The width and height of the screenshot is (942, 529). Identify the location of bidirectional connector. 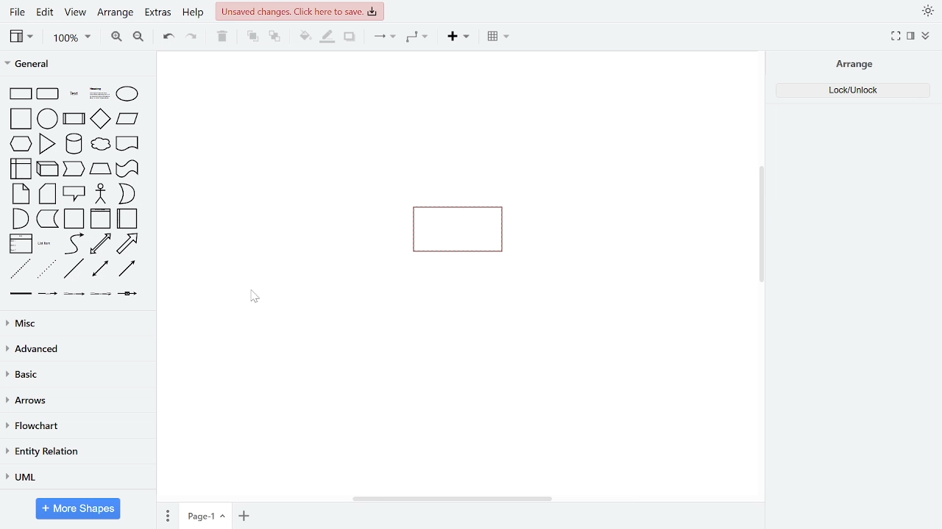
(99, 269).